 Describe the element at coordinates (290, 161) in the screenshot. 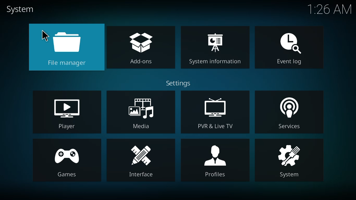

I see `system` at that location.